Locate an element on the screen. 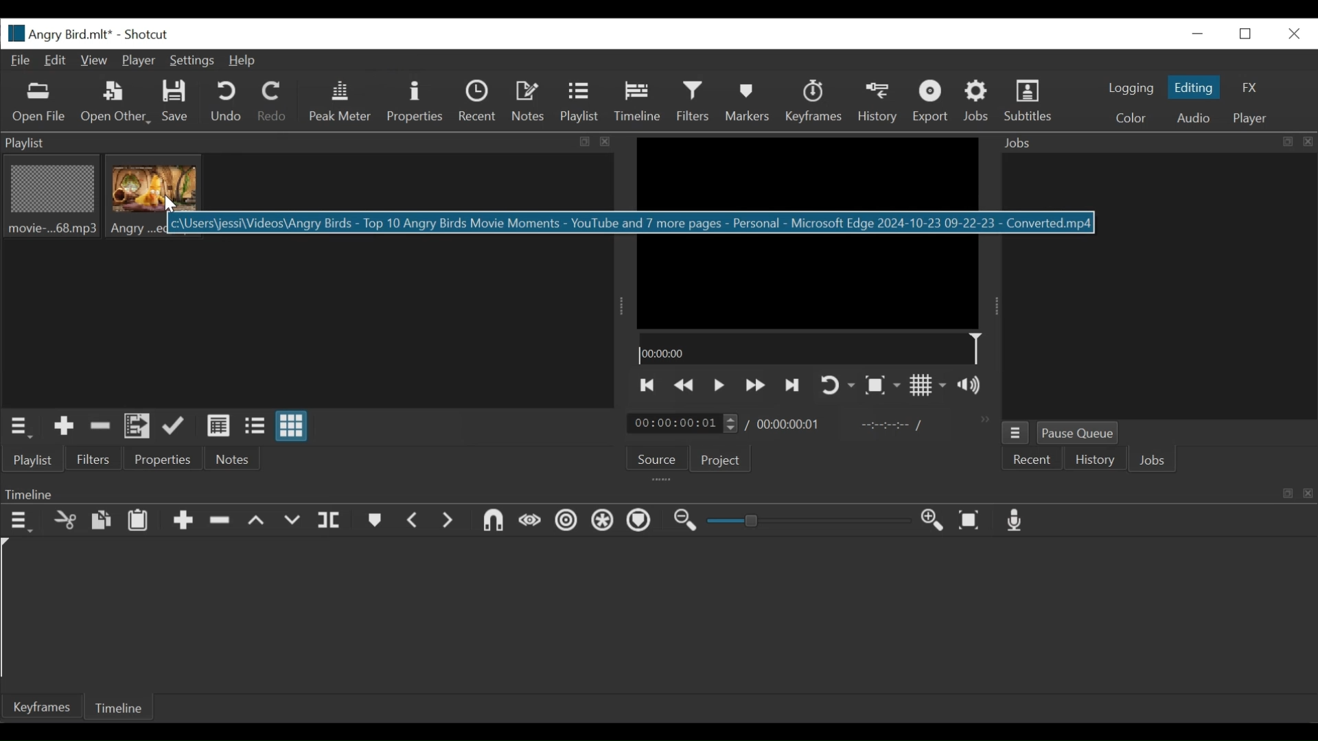  Filters is located at coordinates (95, 458).